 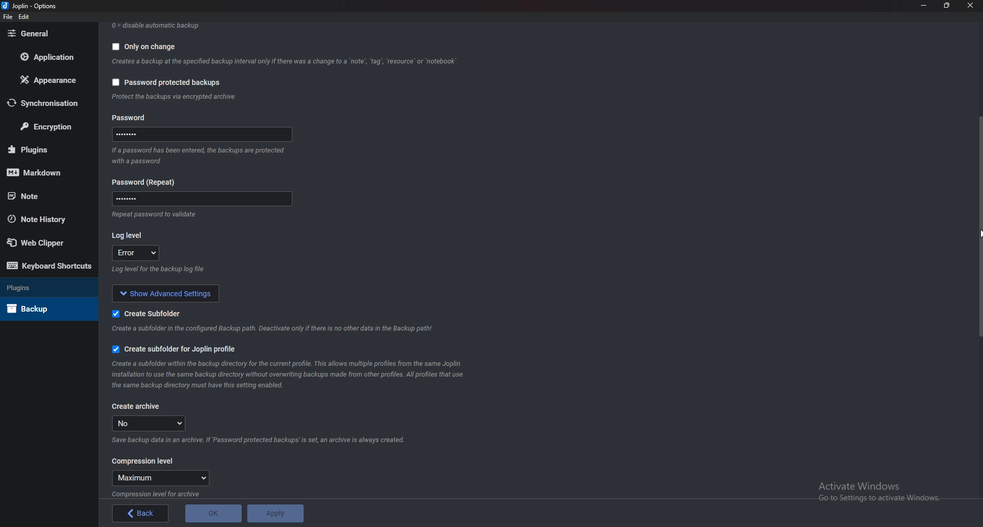 I want to click on joplin, so click(x=30, y=6).